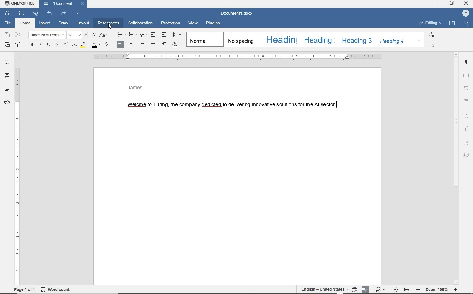 This screenshot has width=473, height=294. What do you see at coordinates (166, 44) in the screenshot?
I see `nonprinting characters` at bounding box center [166, 44].